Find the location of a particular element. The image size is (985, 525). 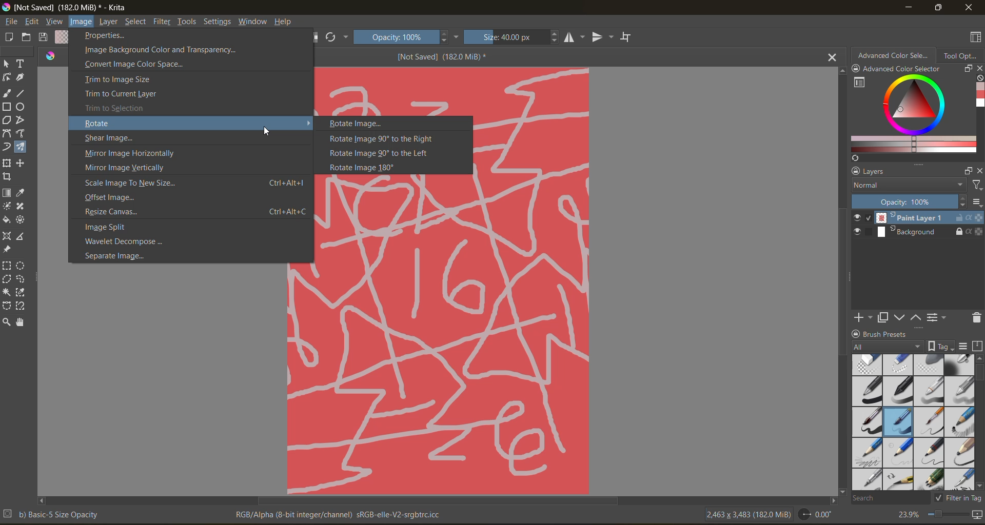

close docker is located at coordinates (979, 171).